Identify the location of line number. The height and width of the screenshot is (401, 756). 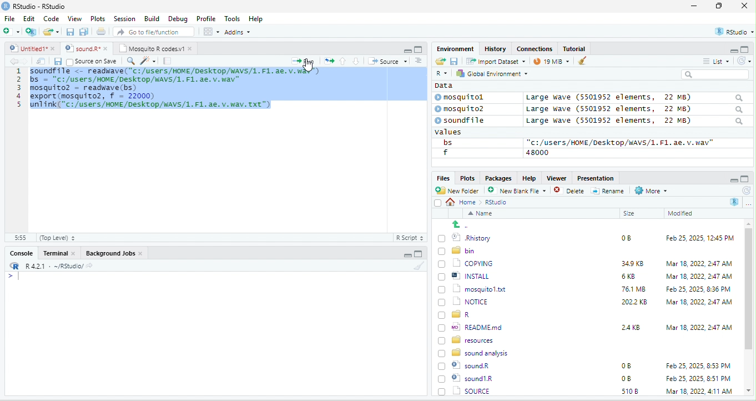
(22, 149).